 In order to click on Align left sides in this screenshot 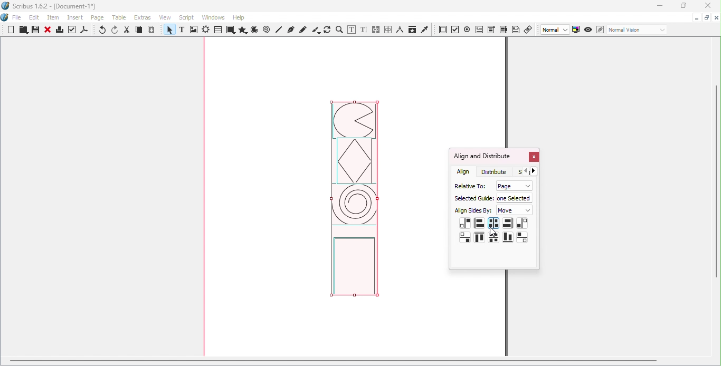, I will do `click(479, 222)`.